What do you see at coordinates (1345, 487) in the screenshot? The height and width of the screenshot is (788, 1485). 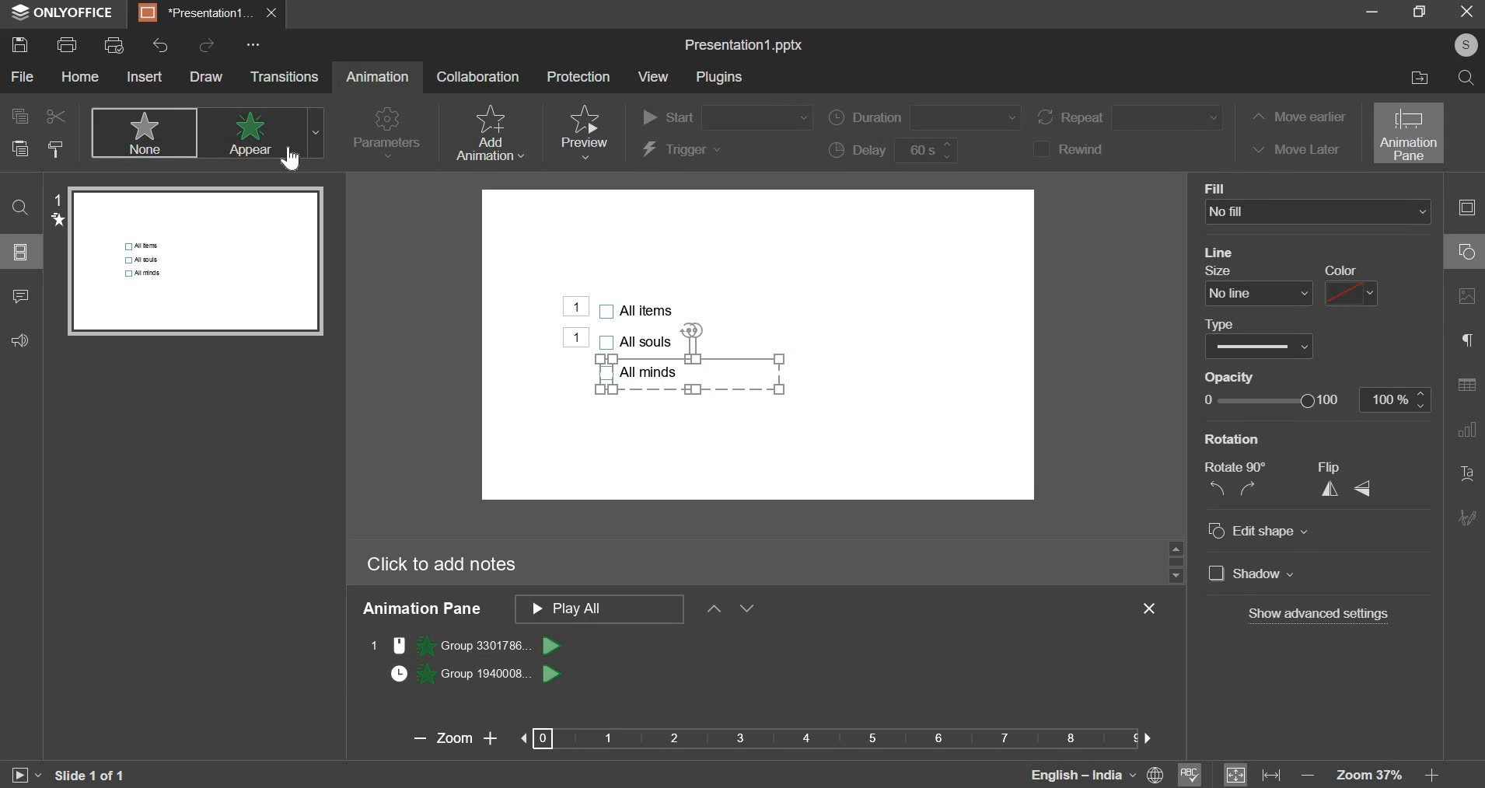 I see `flip` at bounding box center [1345, 487].